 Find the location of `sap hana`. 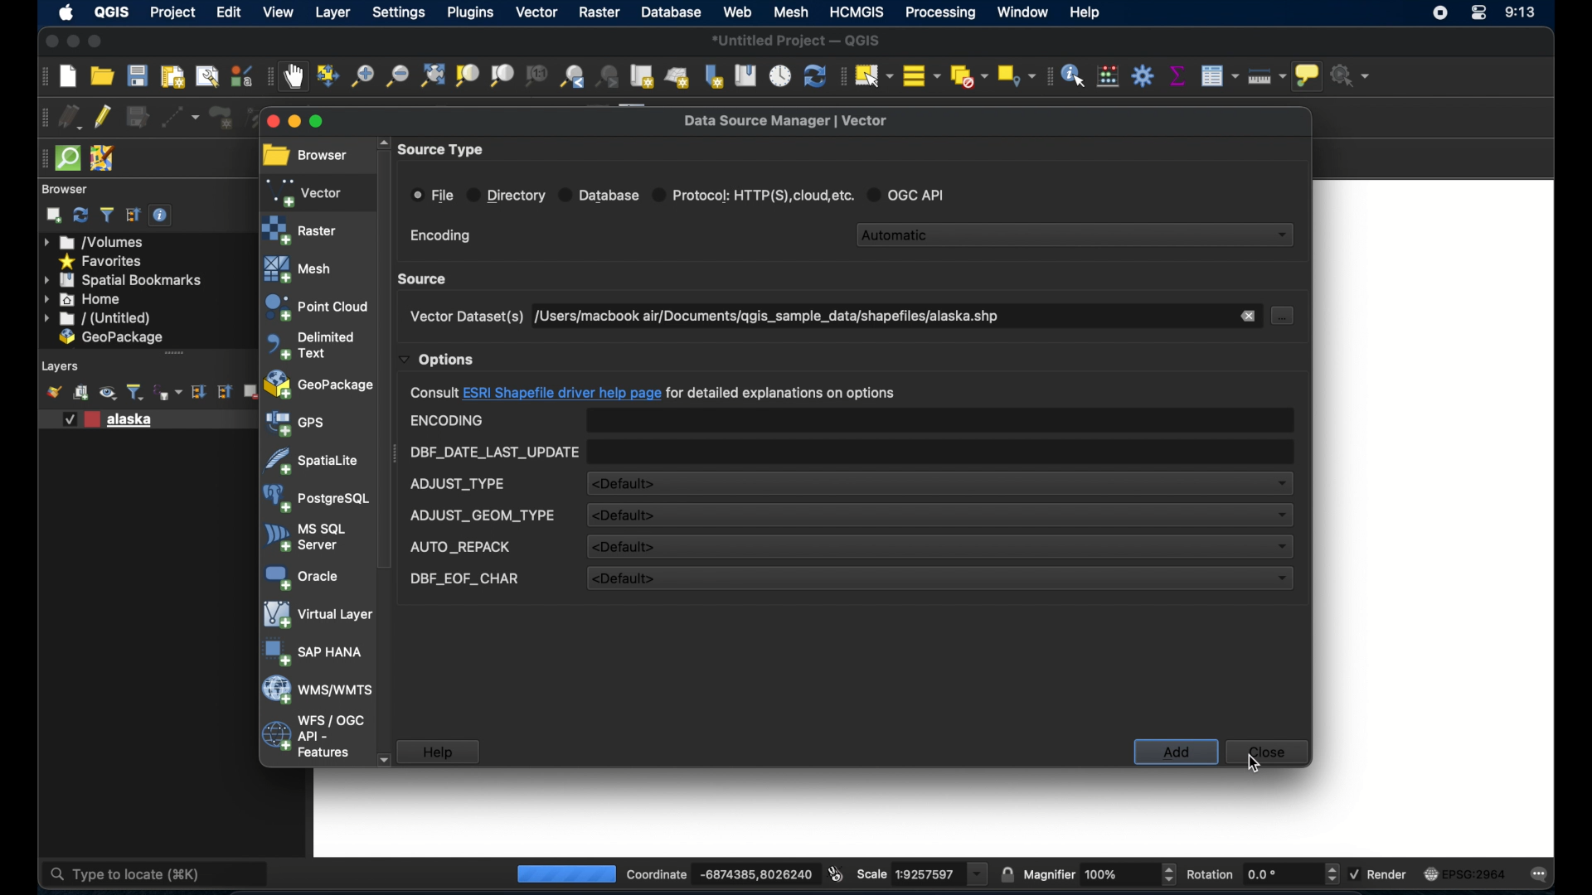

sap hana is located at coordinates (314, 653).